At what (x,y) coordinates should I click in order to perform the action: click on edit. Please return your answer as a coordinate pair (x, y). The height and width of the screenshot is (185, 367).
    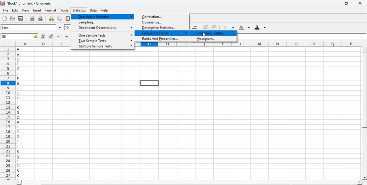
    Looking at the image, I should click on (15, 10).